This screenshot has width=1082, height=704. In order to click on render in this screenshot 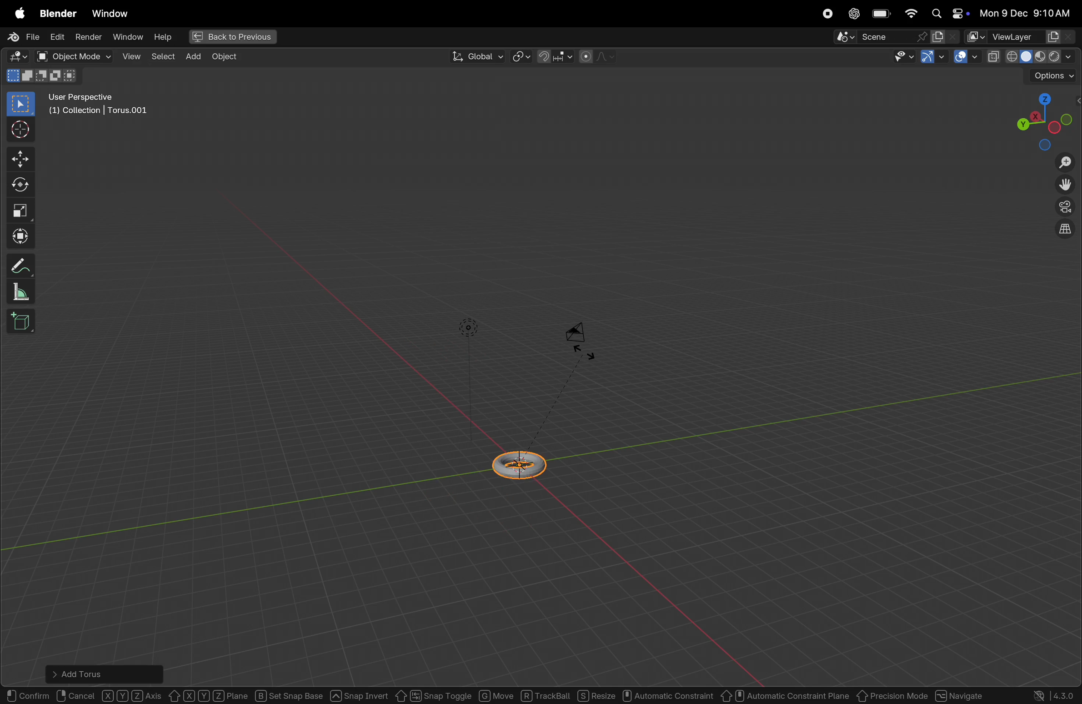, I will do `click(87, 37)`.